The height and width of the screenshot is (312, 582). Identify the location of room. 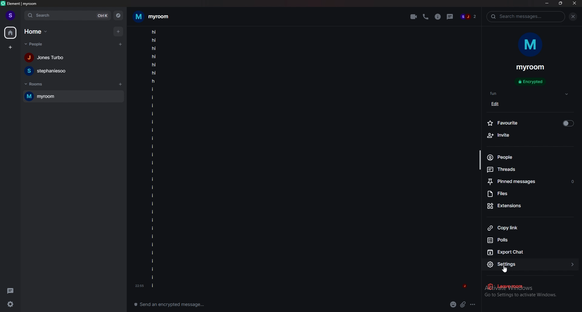
(73, 96).